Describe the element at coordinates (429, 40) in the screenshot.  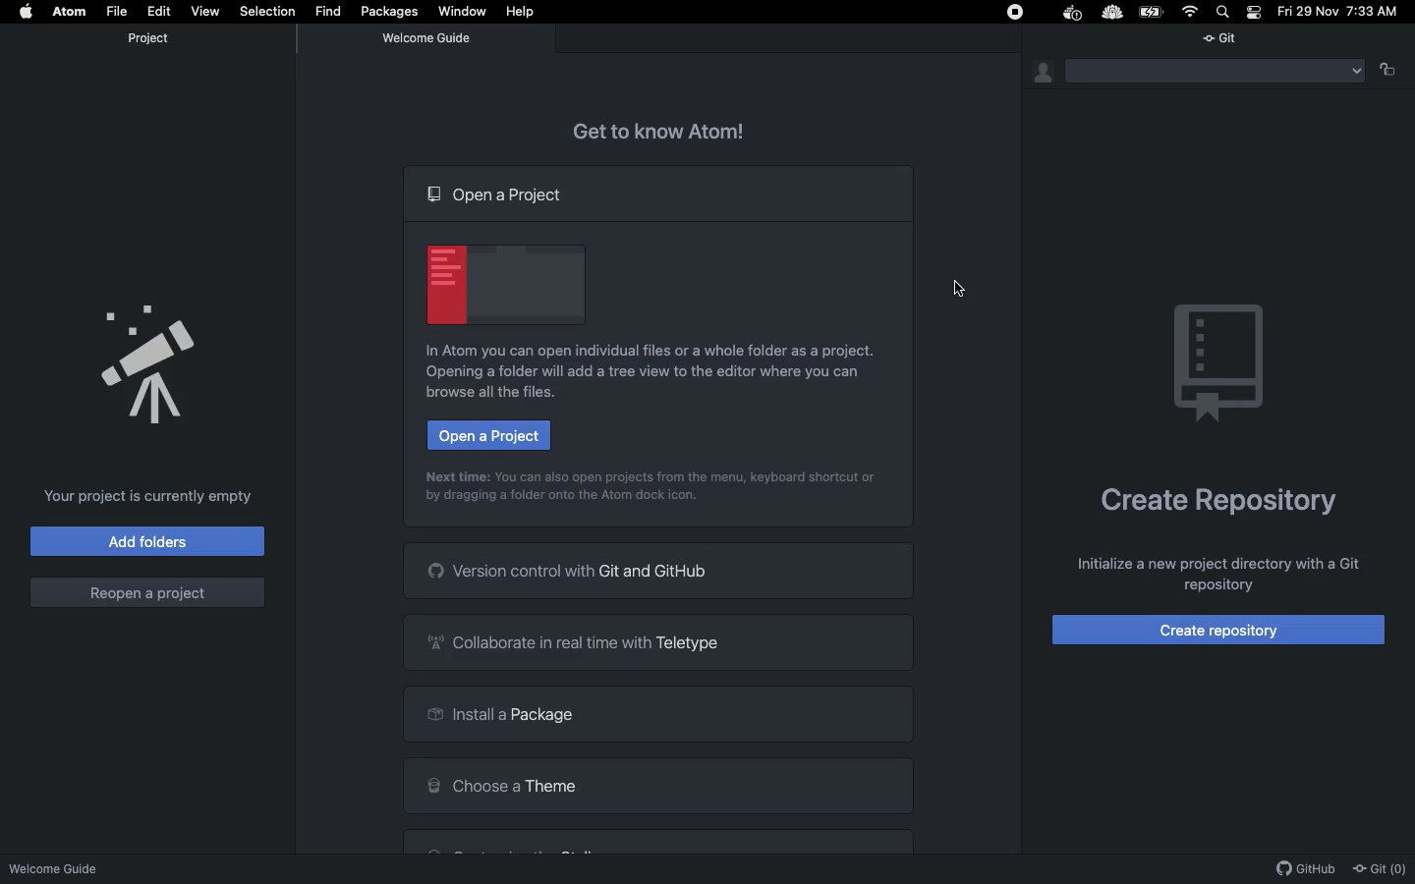
I see `Welcome guide` at that location.